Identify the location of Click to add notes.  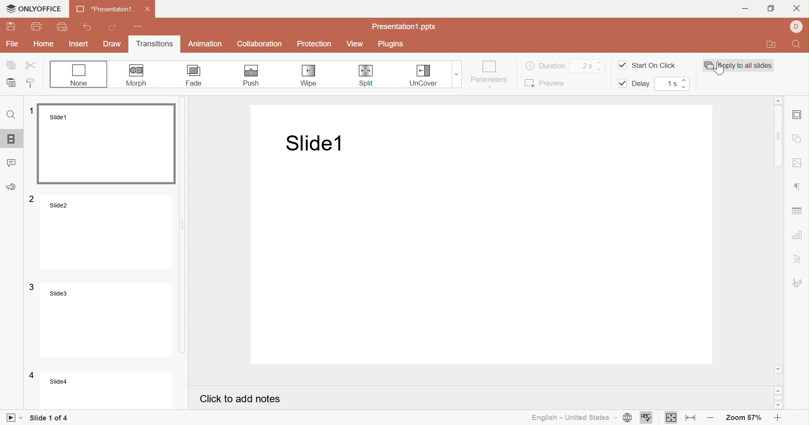
(241, 400).